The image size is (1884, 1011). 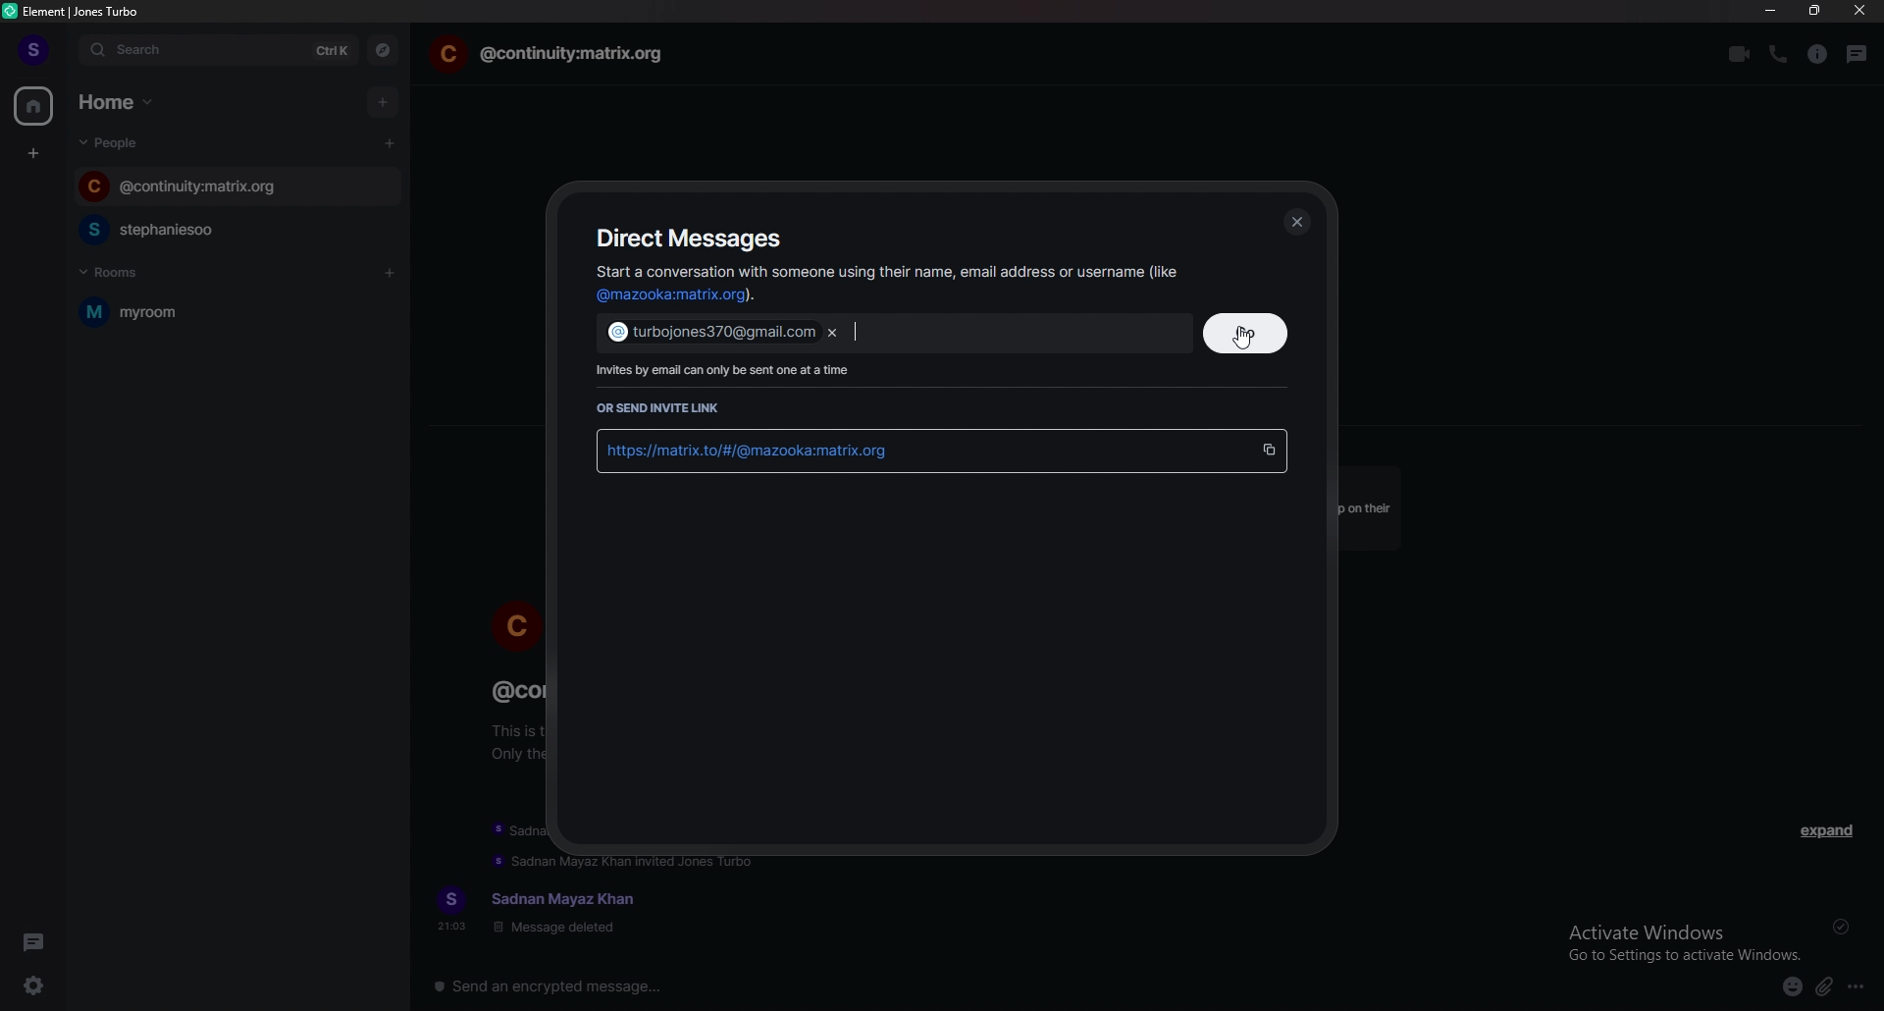 What do you see at coordinates (1817, 11) in the screenshot?
I see `resize` at bounding box center [1817, 11].